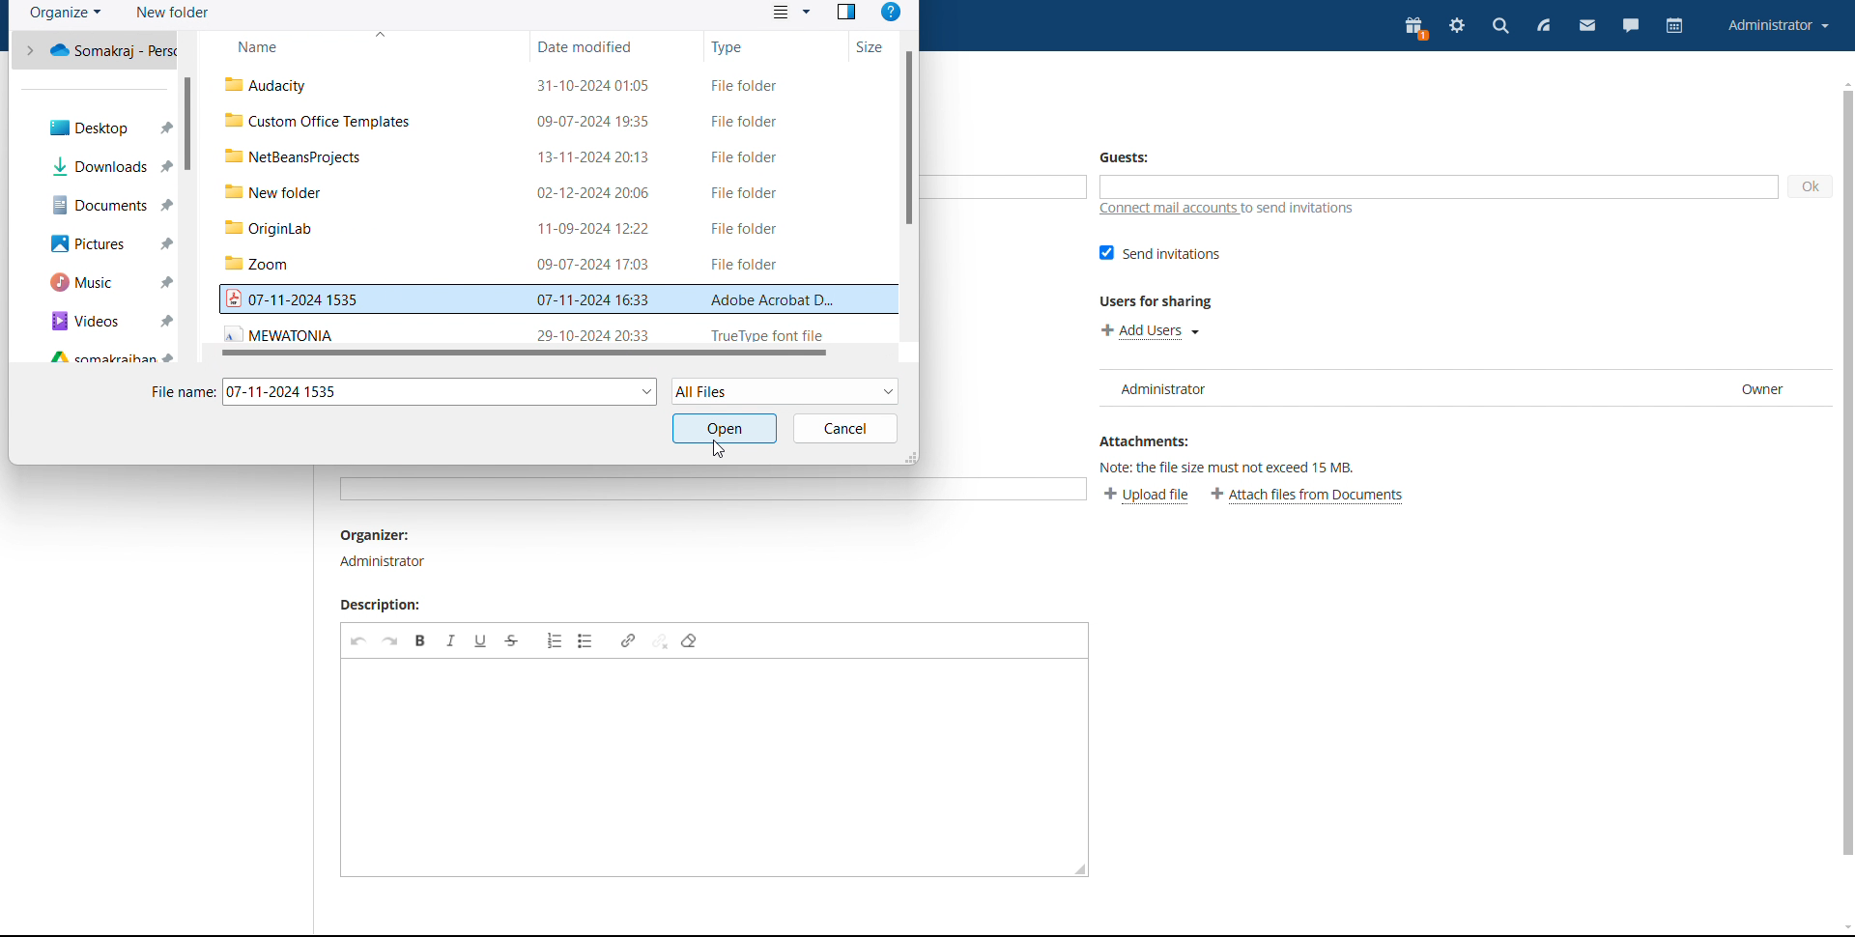 The height and width of the screenshot is (937, 1855). What do you see at coordinates (1148, 332) in the screenshot?
I see `add users` at bounding box center [1148, 332].